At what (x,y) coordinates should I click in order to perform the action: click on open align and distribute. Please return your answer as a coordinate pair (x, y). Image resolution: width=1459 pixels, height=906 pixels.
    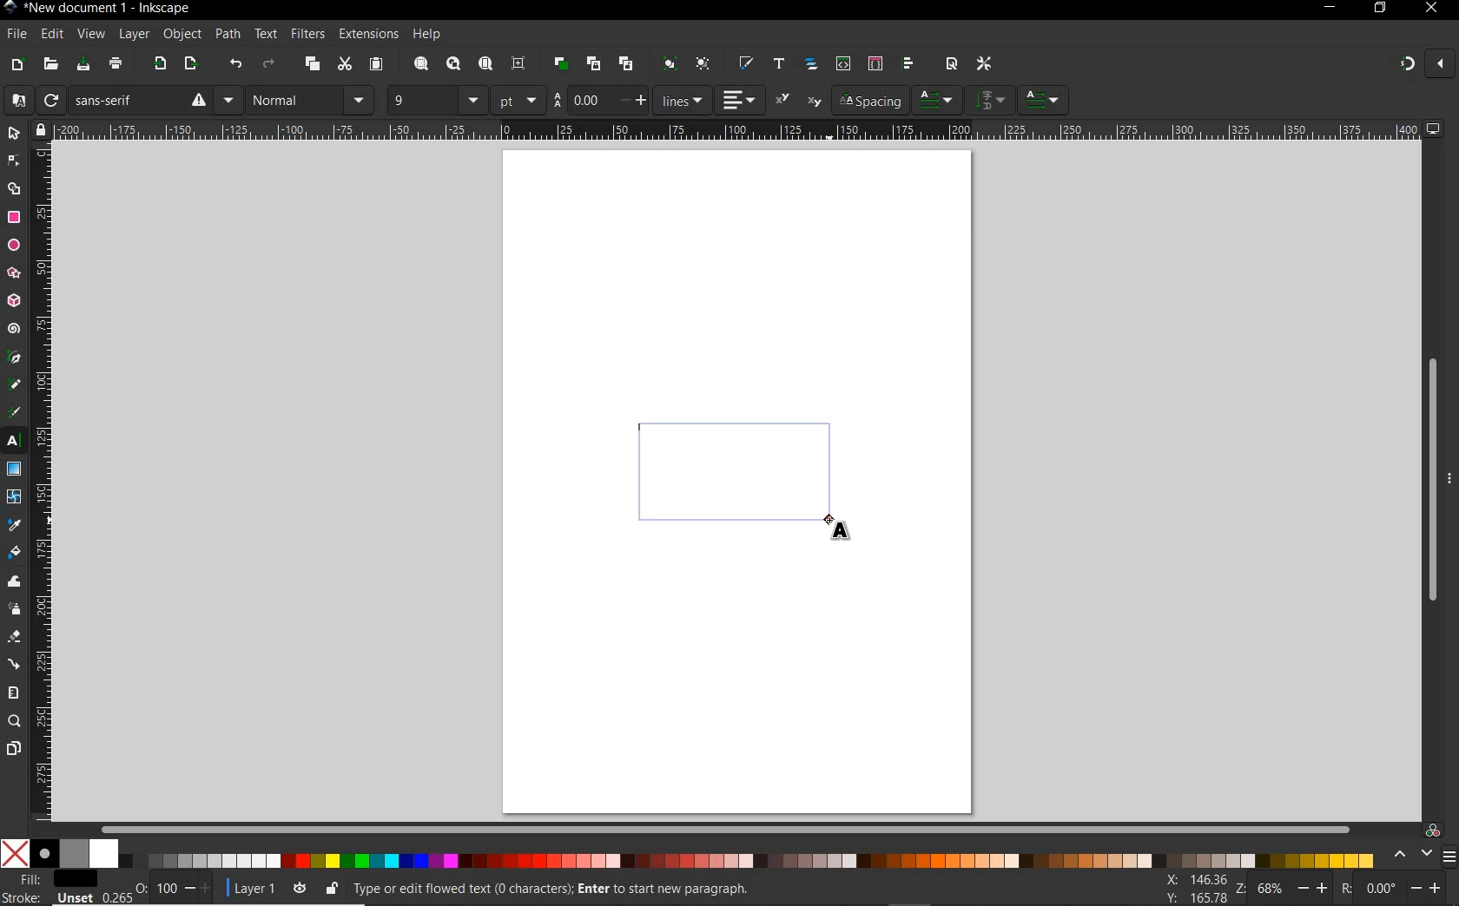
    Looking at the image, I should click on (907, 63).